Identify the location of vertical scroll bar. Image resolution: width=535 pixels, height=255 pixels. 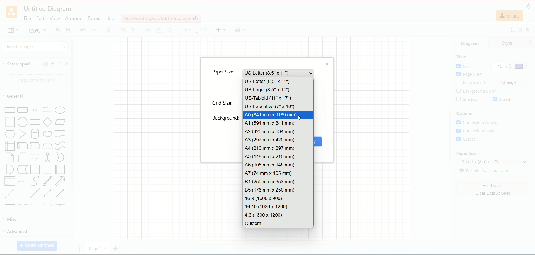
(72, 146).